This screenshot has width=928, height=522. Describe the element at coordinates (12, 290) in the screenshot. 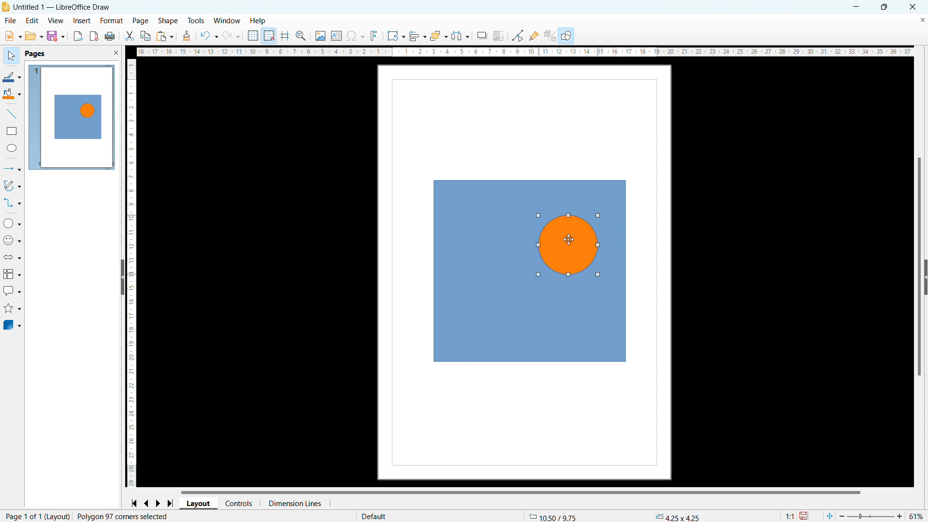

I see `callout shapes` at that location.